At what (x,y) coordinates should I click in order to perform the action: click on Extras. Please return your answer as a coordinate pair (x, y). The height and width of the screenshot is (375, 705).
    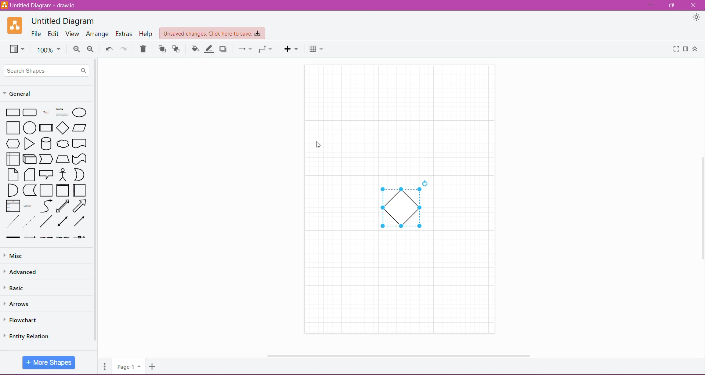
    Looking at the image, I should click on (124, 34).